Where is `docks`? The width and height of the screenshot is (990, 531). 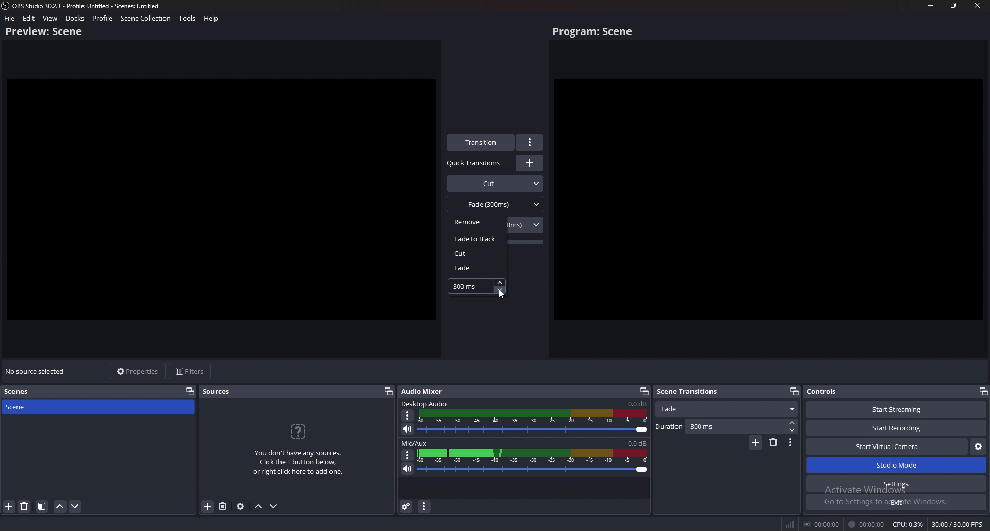
docks is located at coordinates (75, 18).